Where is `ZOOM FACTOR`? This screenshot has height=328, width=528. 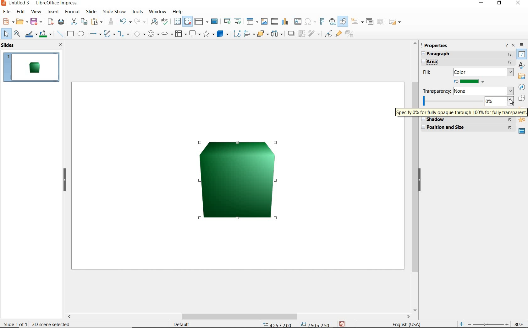
ZOOM FACTOR is located at coordinates (518, 323).